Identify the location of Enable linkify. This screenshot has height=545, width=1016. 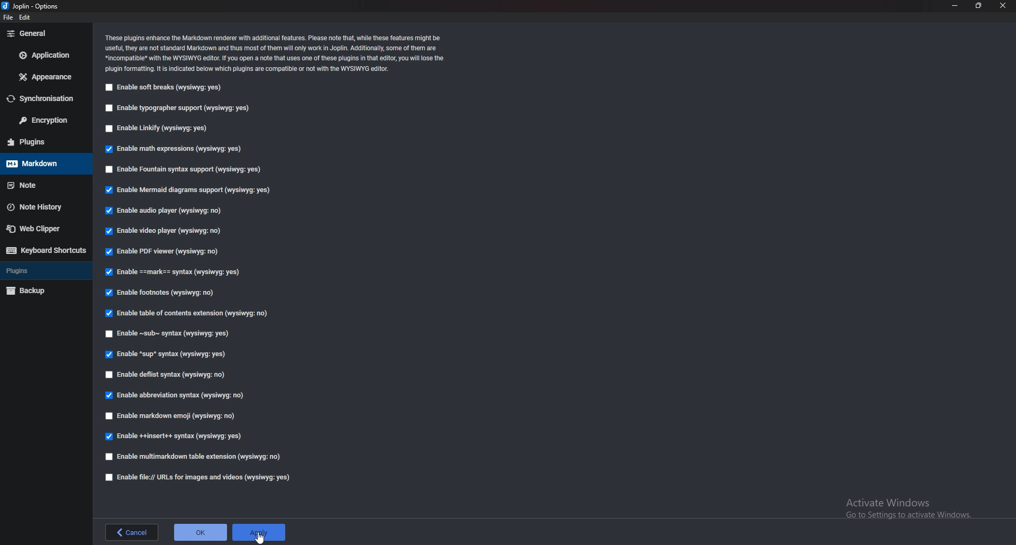
(158, 129).